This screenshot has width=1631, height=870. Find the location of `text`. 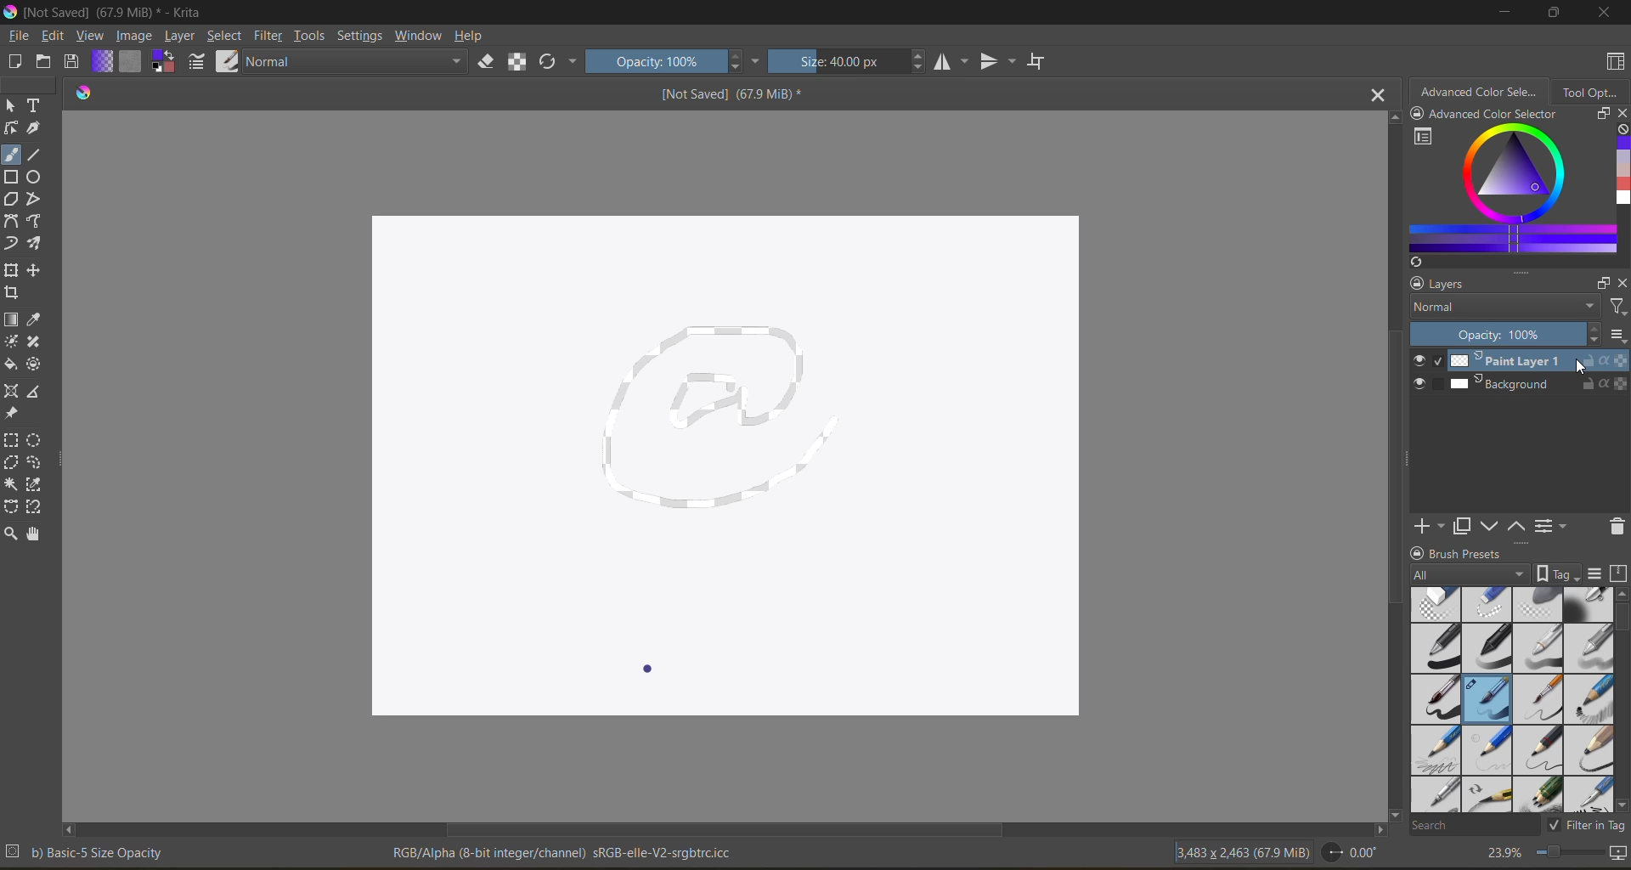

text is located at coordinates (36, 105).